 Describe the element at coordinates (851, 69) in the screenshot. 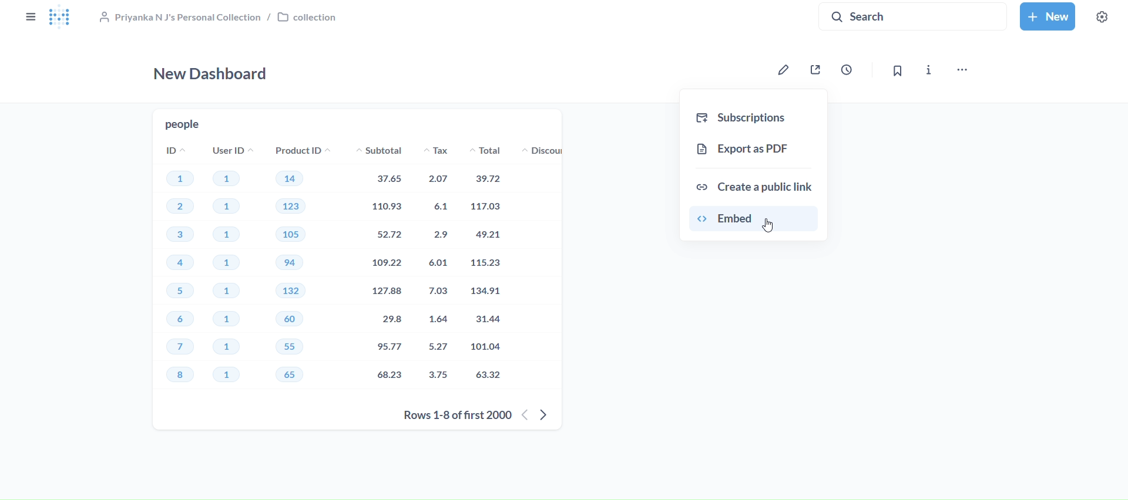

I see `auto-refresh` at that location.